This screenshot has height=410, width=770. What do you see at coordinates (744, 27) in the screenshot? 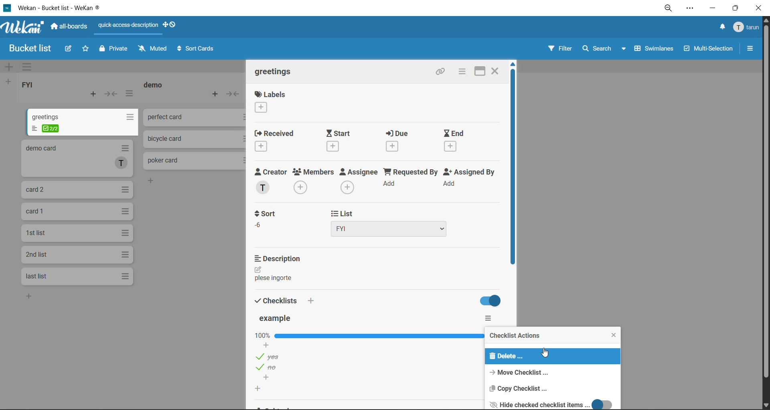
I see `menu` at bounding box center [744, 27].